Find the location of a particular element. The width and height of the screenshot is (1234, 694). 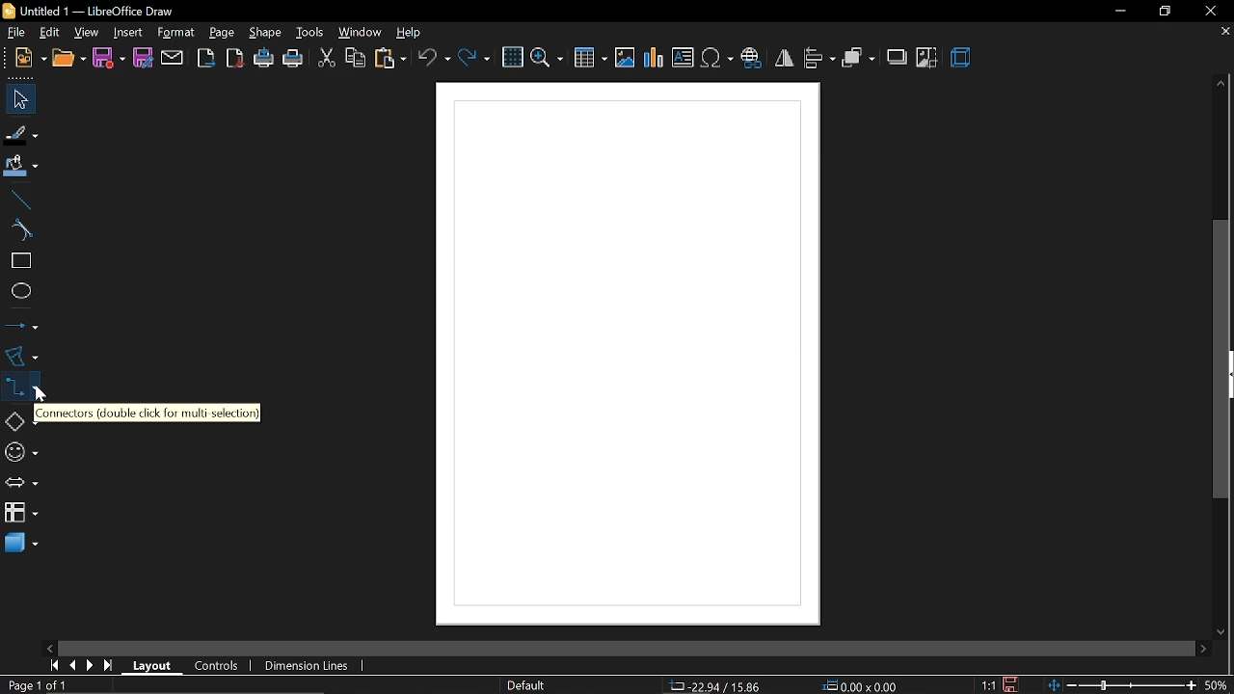

file is located at coordinates (13, 32).